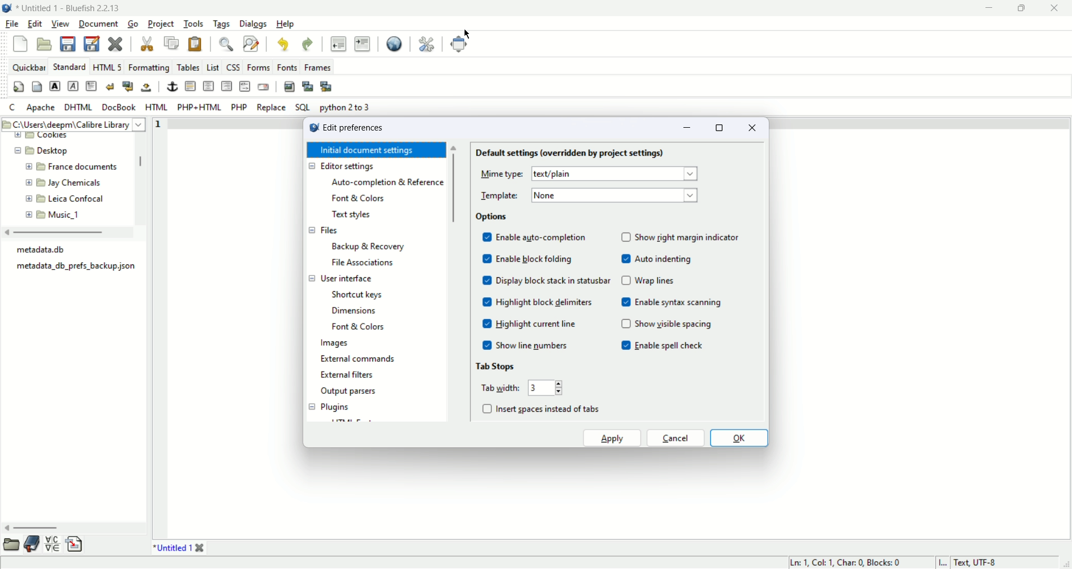 Image resolution: width=1072 pixels, height=569 pixels. What do you see at coordinates (353, 312) in the screenshot?
I see `dimensions` at bounding box center [353, 312].